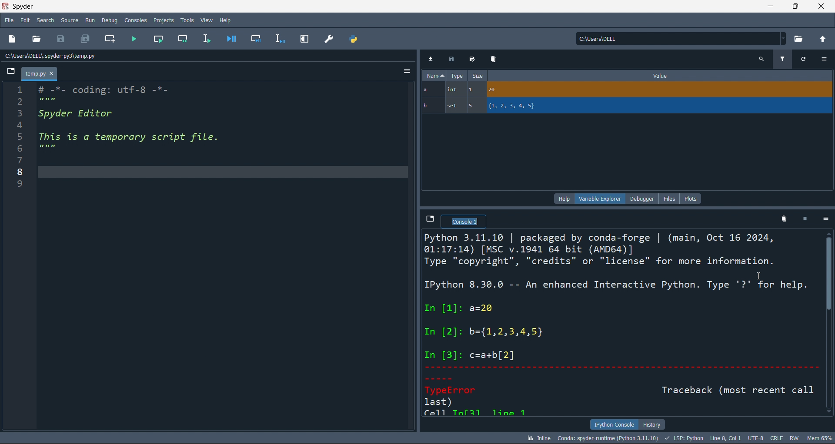 The height and width of the screenshot is (444, 835). Describe the element at coordinates (85, 40) in the screenshot. I see `save all` at that location.